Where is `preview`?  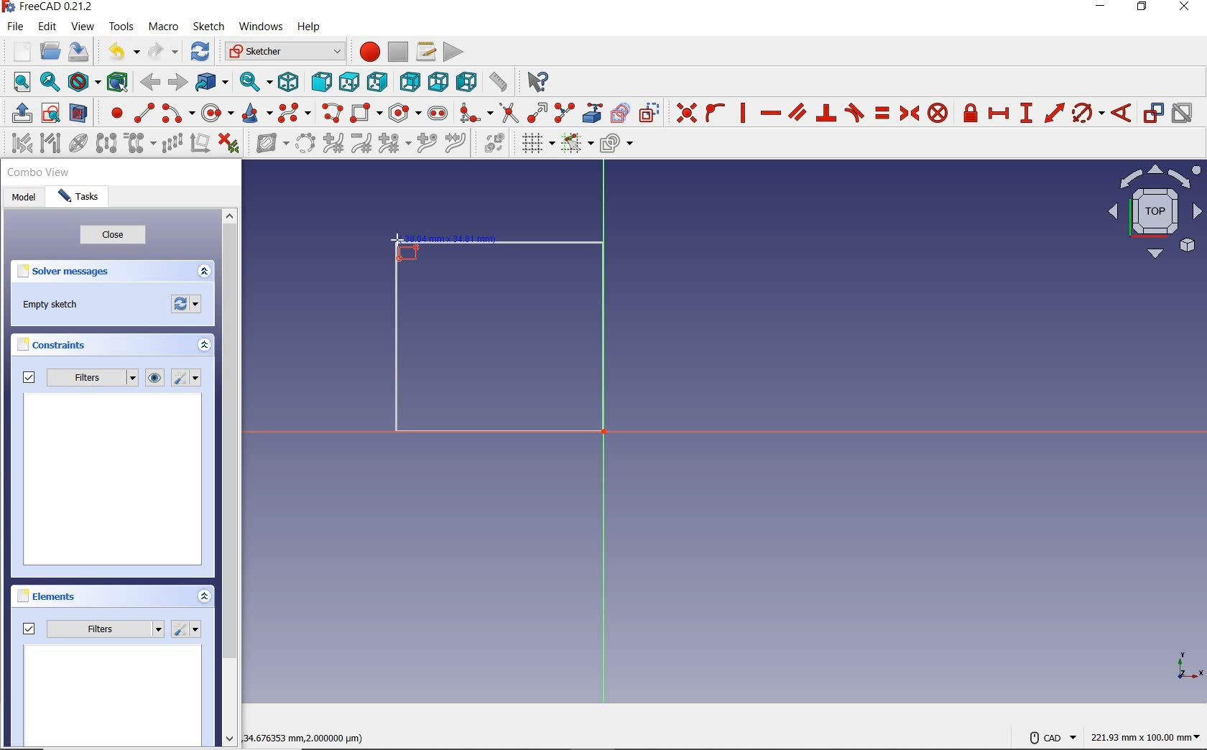 preview is located at coordinates (114, 697).